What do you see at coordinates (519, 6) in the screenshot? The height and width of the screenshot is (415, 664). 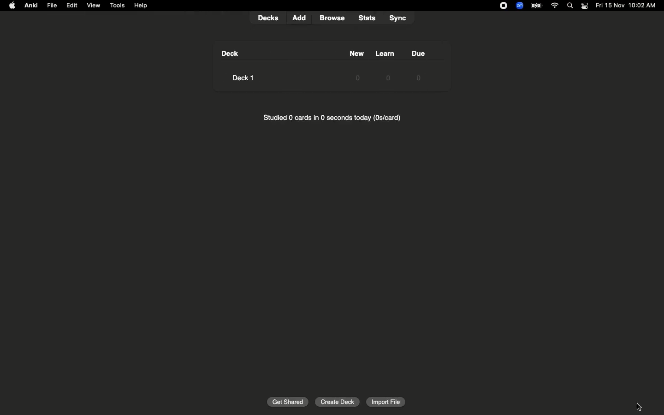 I see `Zoom` at bounding box center [519, 6].